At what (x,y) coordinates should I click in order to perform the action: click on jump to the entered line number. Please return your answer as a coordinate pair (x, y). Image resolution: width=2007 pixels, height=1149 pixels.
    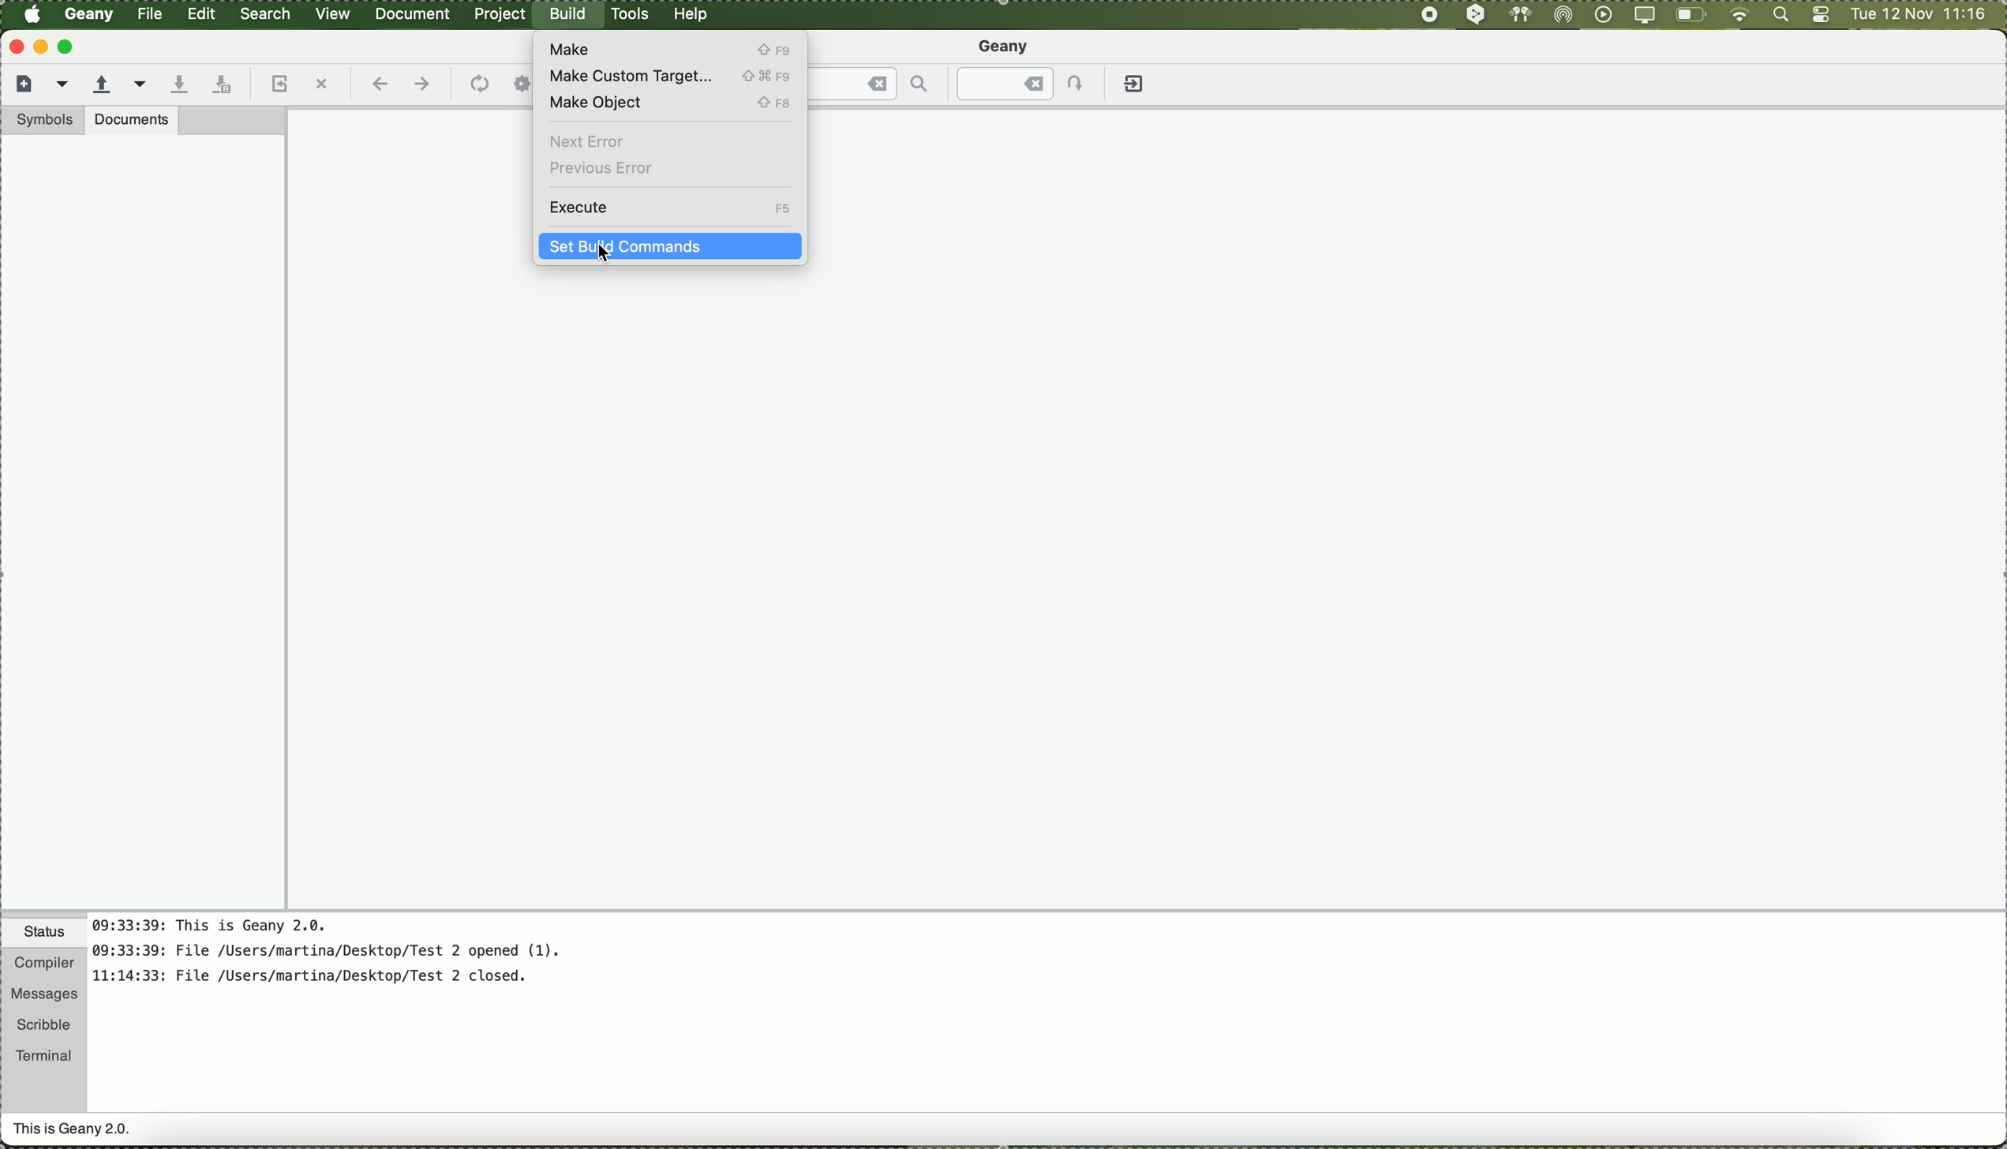
    Looking at the image, I should click on (1030, 84).